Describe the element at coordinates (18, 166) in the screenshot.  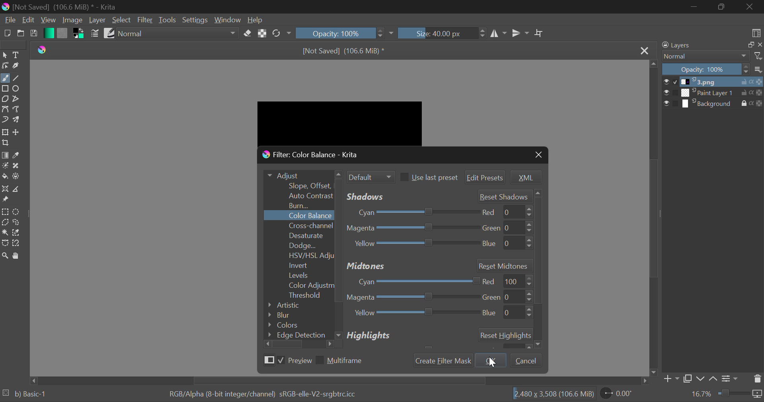
I see `Smart Patch Tool` at that location.